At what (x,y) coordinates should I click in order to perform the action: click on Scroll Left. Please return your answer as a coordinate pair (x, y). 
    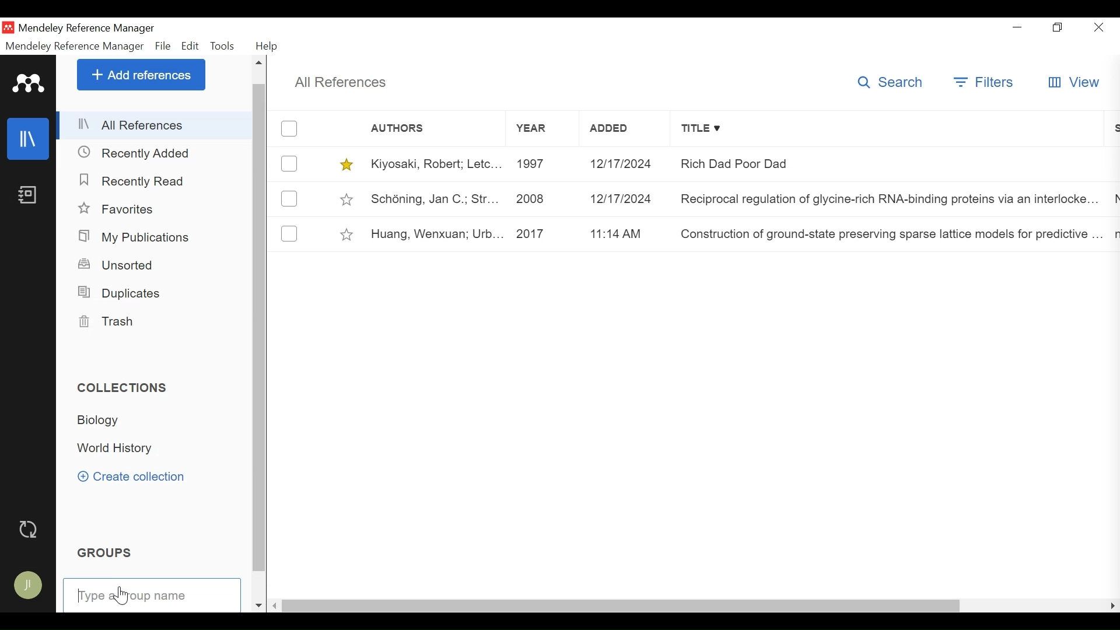
    Looking at the image, I should click on (1113, 606).